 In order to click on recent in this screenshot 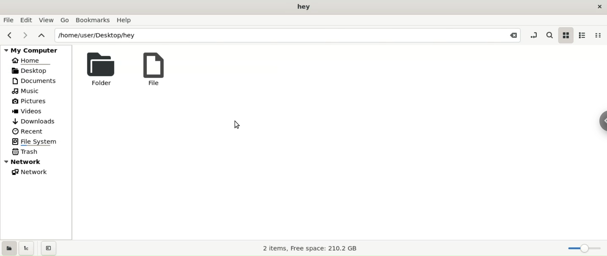, I will do `click(29, 132)`.